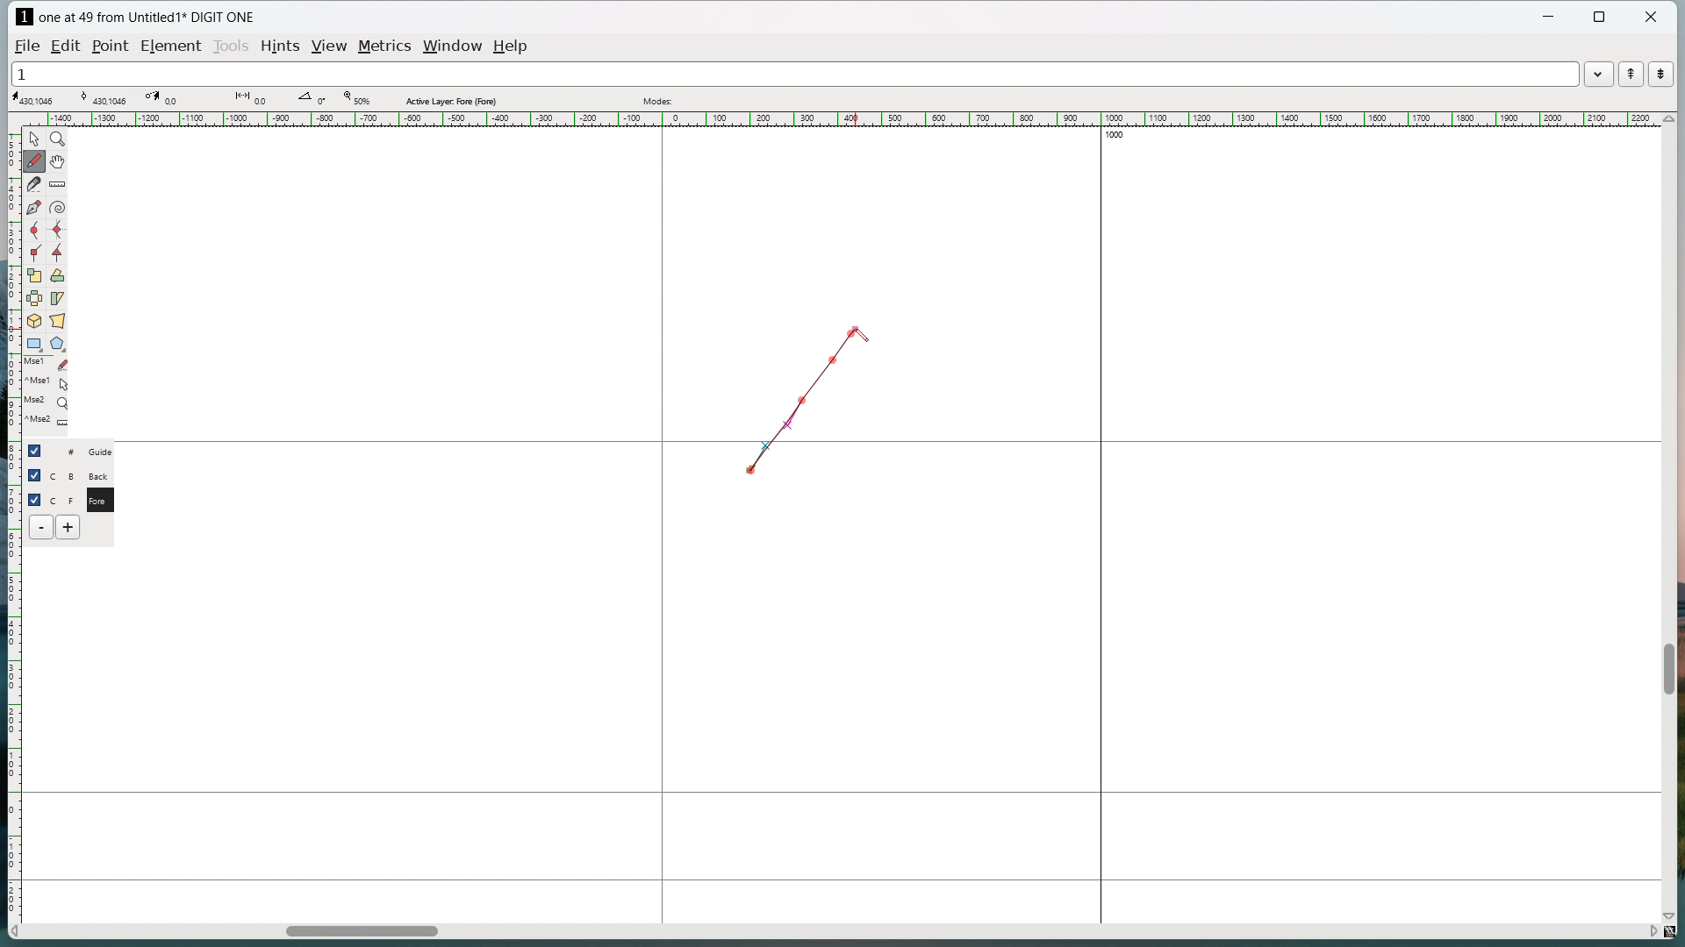 Image resolution: width=1685 pixels, height=947 pixels. Describe the element at coordinates (58, 343) in the screenshot. I see `polygon/star` at that location.